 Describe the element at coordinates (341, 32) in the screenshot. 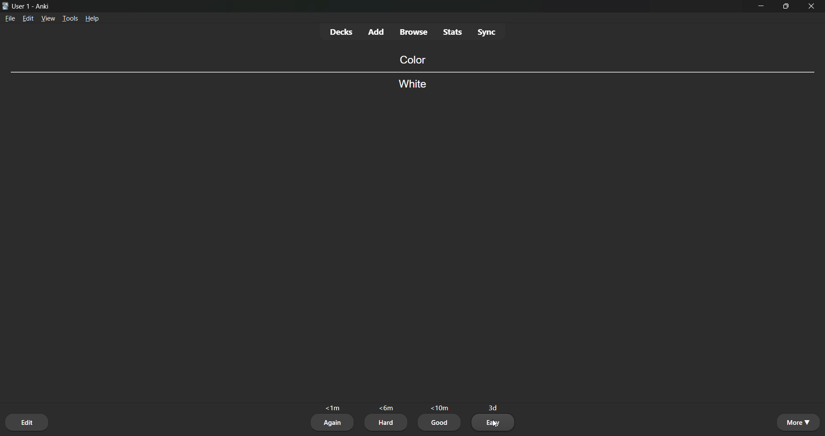

I see `decks` at that location.